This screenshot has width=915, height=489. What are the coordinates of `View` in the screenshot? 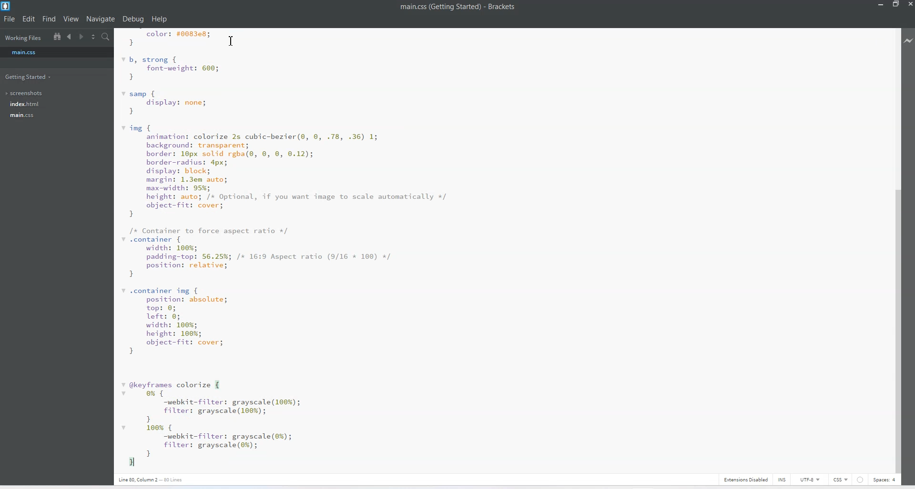 It's located at (71, 19).